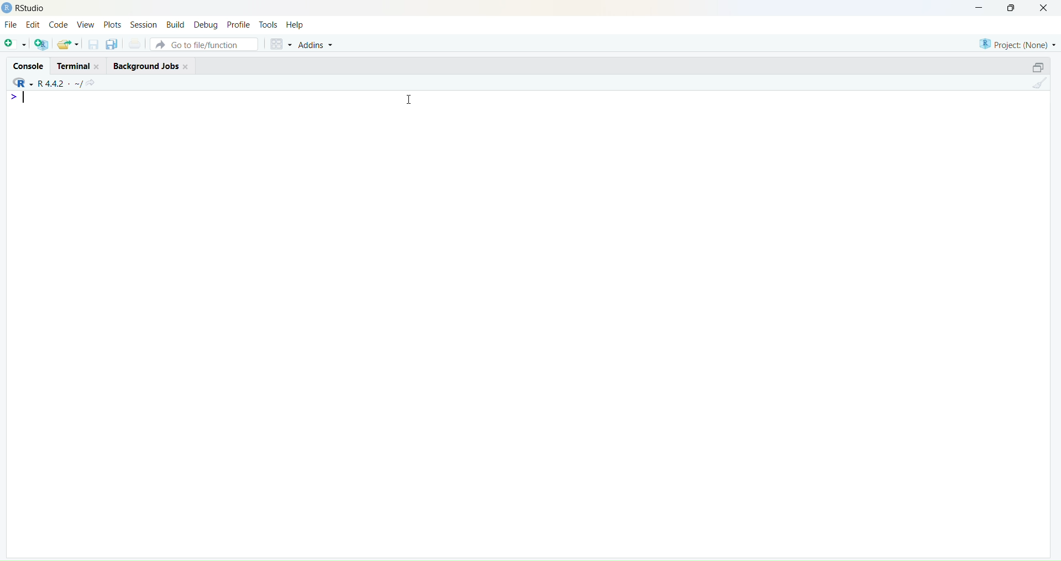 The height and width of the screenshot is (561, 1061). I want to click on View, so click(86, 25).